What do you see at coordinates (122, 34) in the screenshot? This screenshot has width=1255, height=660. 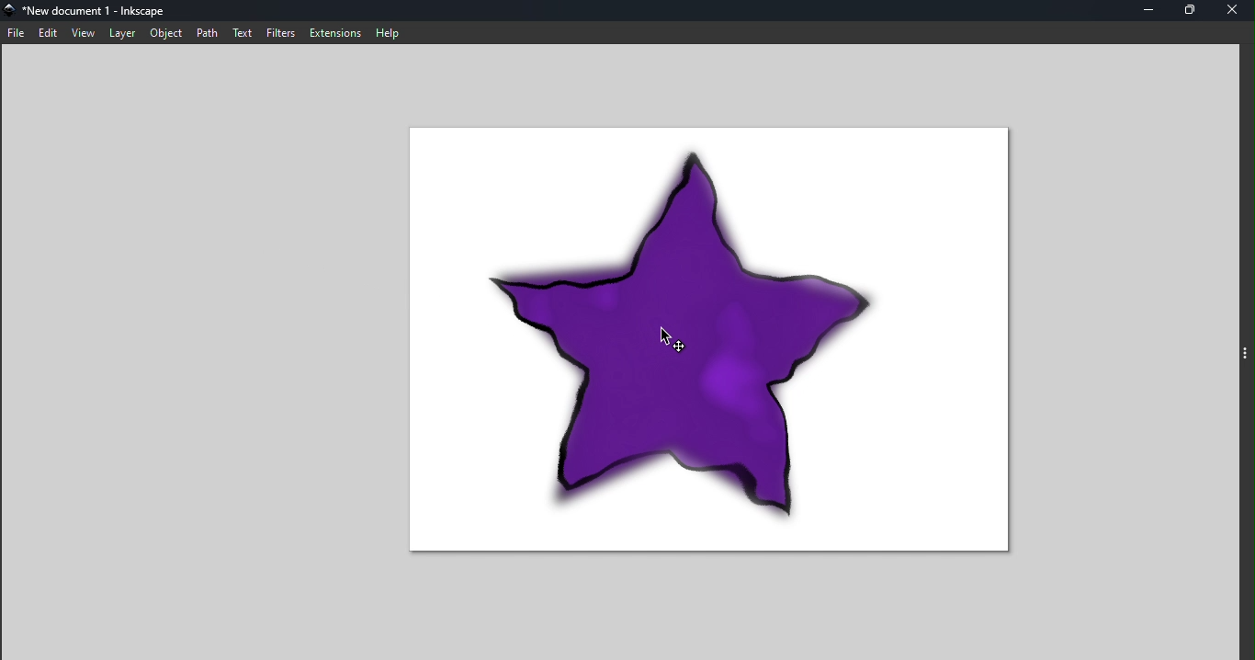 I see `Layer` at bounding box center [122, 34].